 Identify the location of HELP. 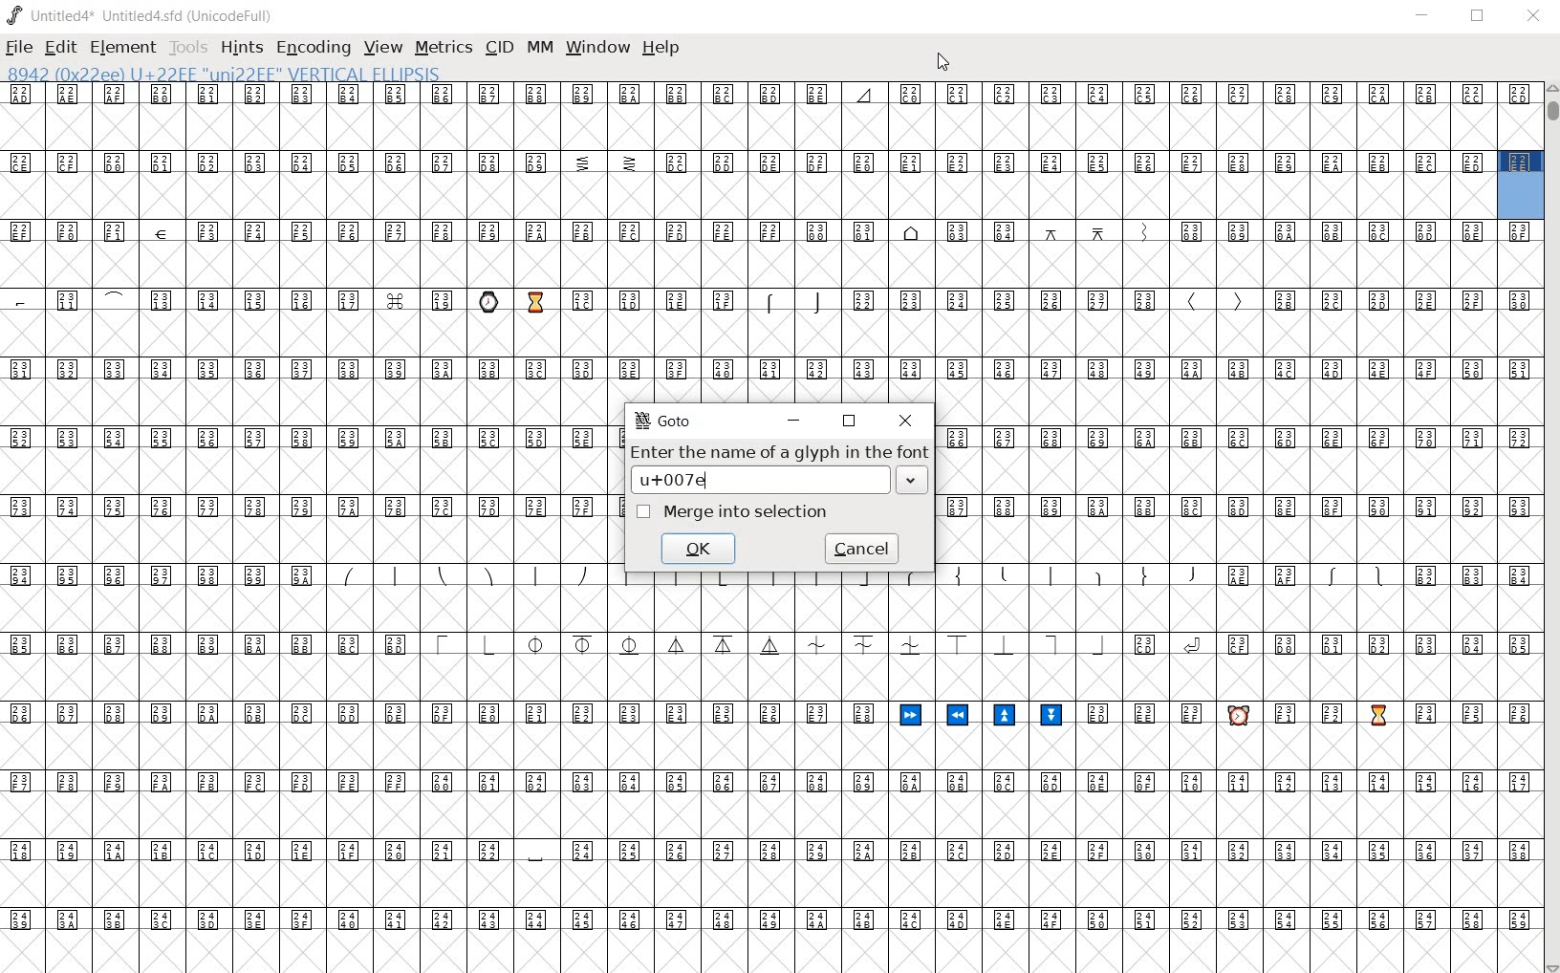
(661, 48).